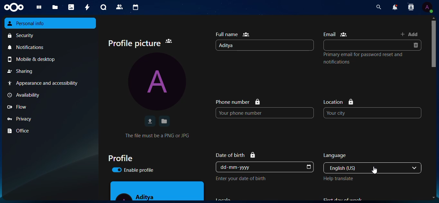  What do you see at coordinates (20, 107) in the screenshot?
I see `flow` at bounding box center [20, 107].